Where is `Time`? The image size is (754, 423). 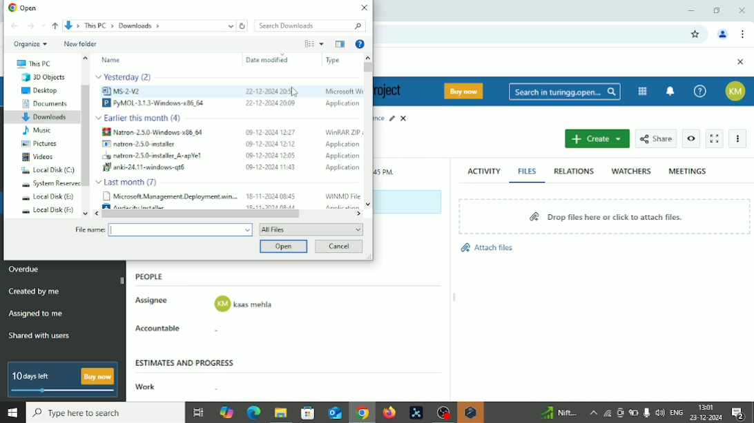 Time is located at coordinates (707, 406).